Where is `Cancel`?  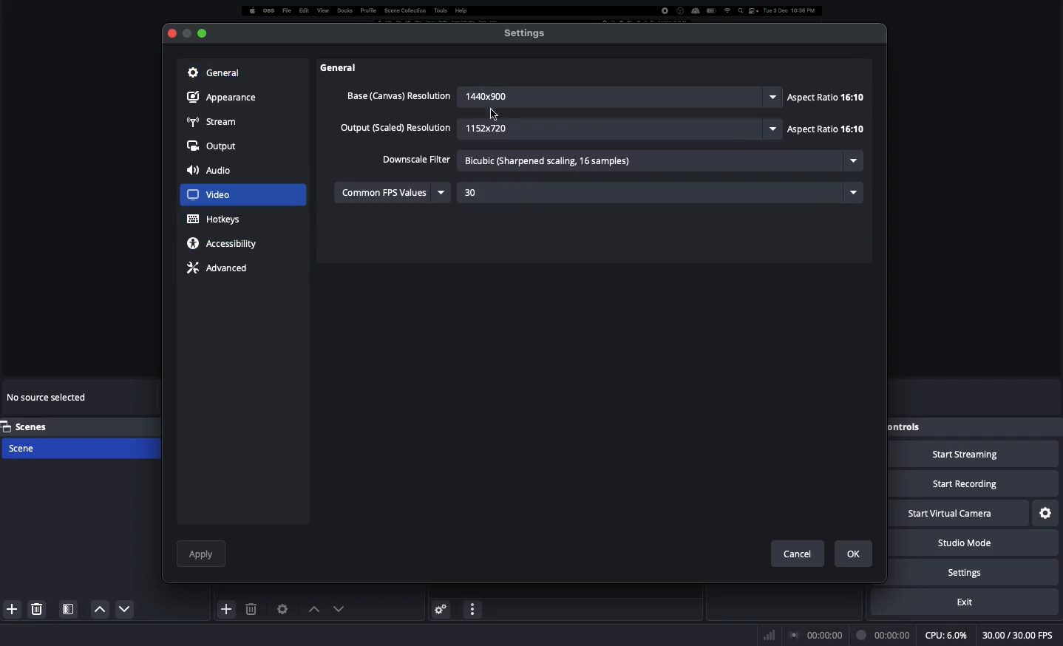 Cancel is located at coordinates (797, 551).